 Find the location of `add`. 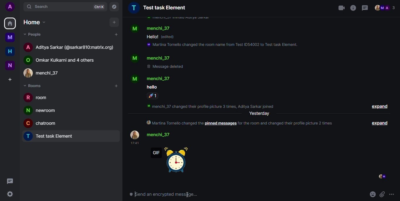

add is located at coordinates (116, 86).